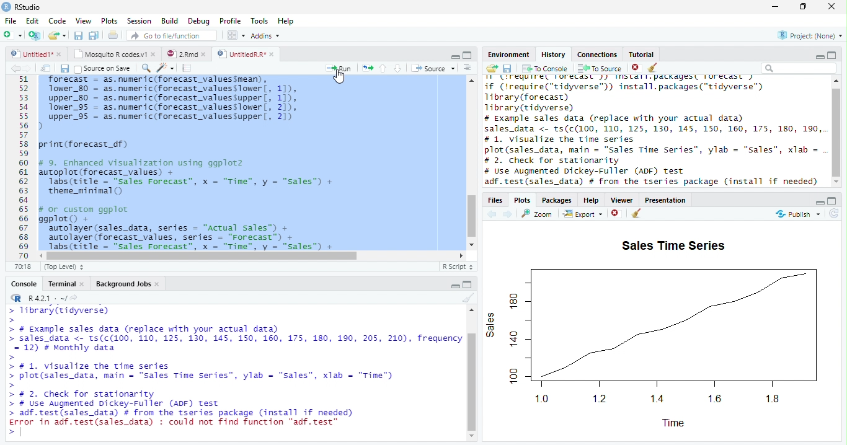 The image size is (847, 445). I want to click on Open Folder, so click(492, 69).